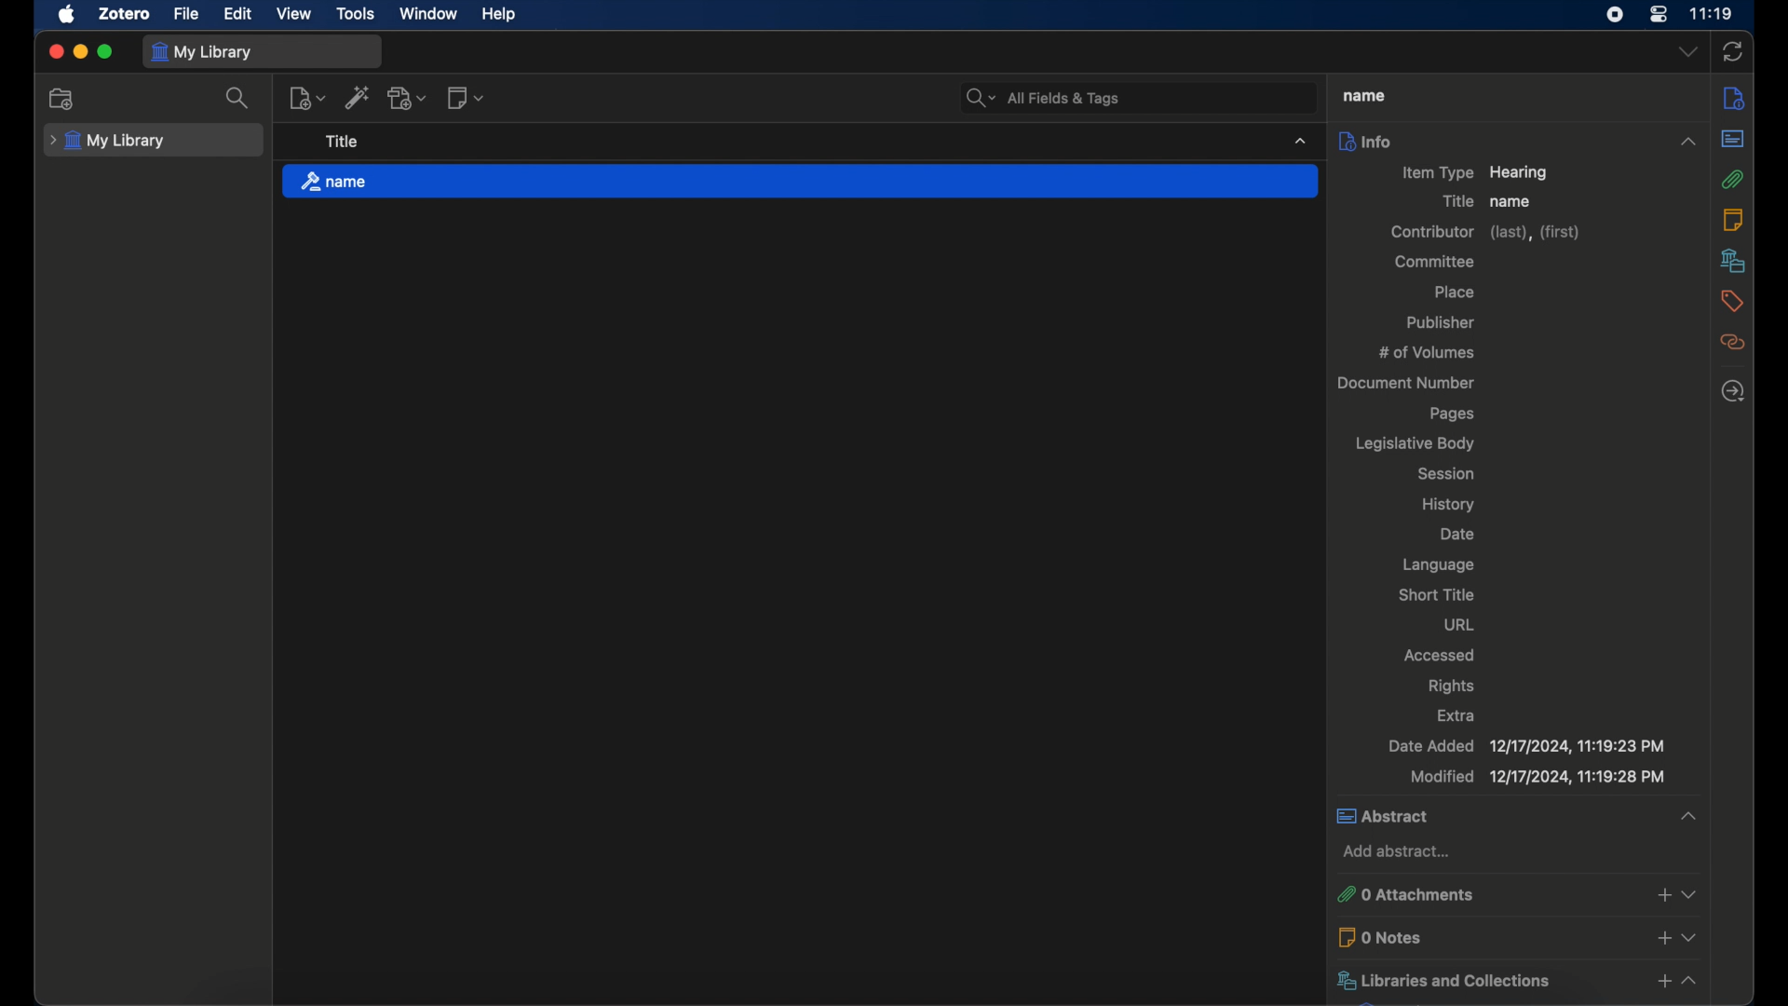 This screenshot has width=1788, height=1006. Describe the element at coordinates (1710, 13) in the screenshot. I see `time` at that location.